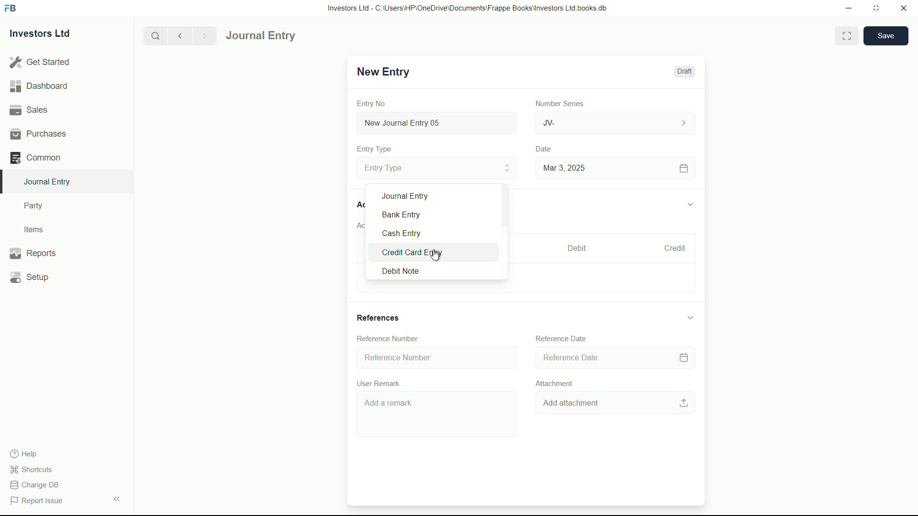  What do you see at coordinates (379, 318) in the screenshot?
I see `References` at bounding box center [379, 318].